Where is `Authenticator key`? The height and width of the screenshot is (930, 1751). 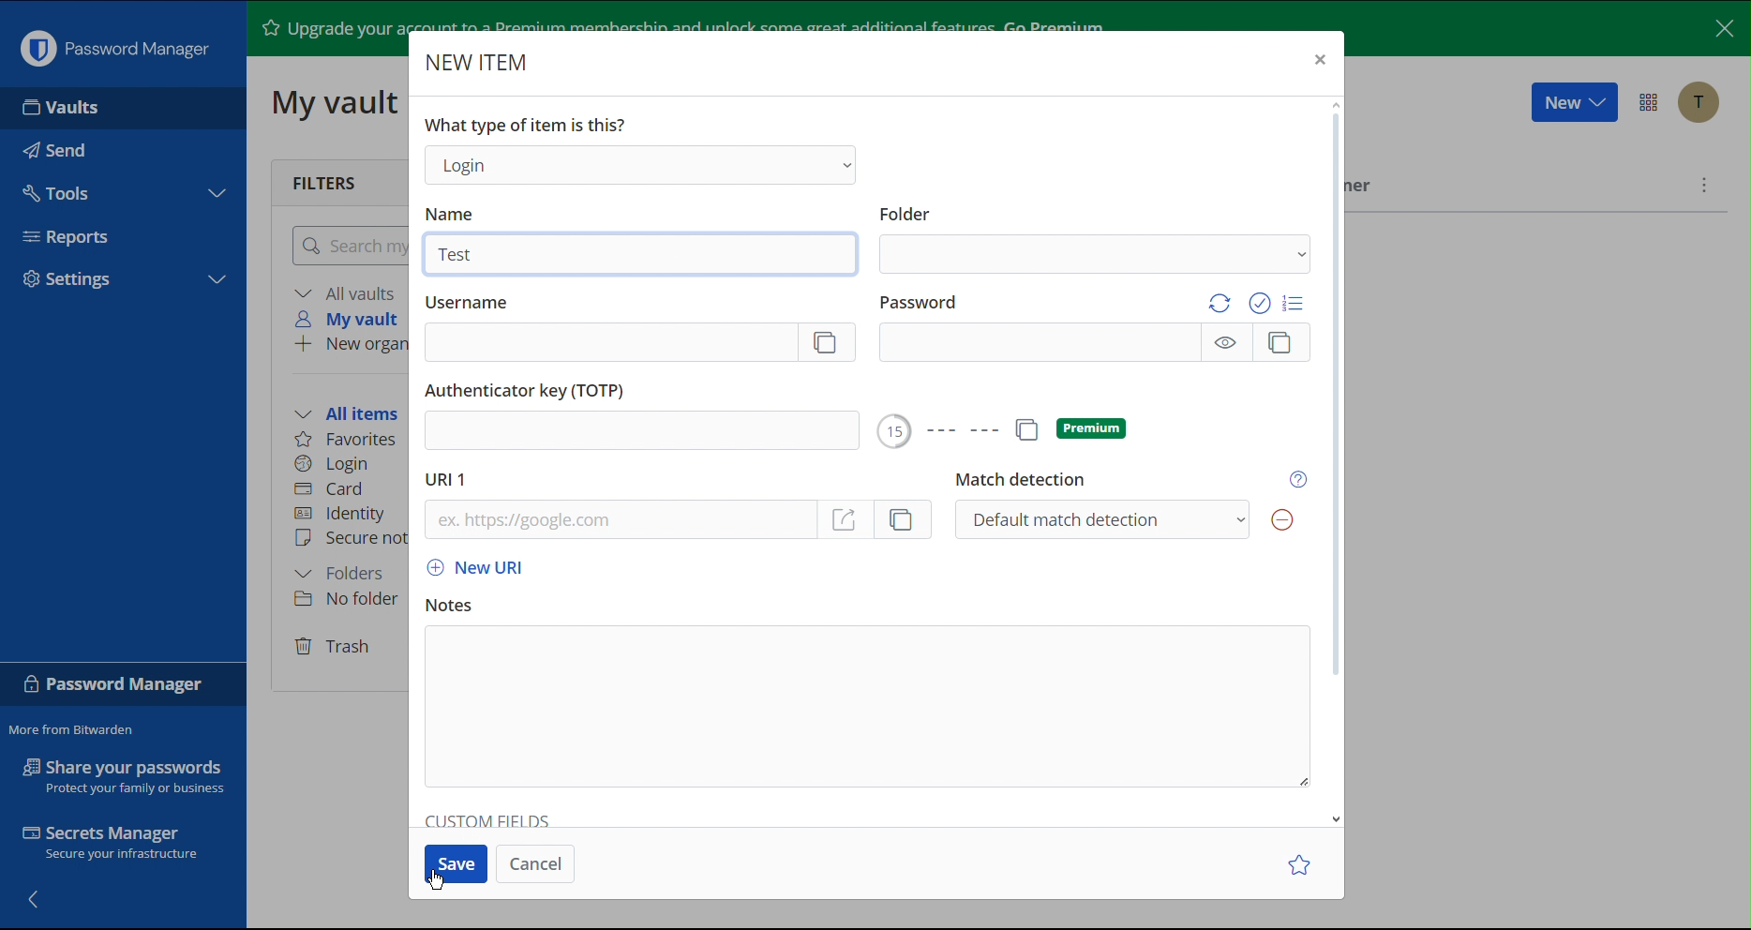 Authenticator key is located at coordinates (645, 415).